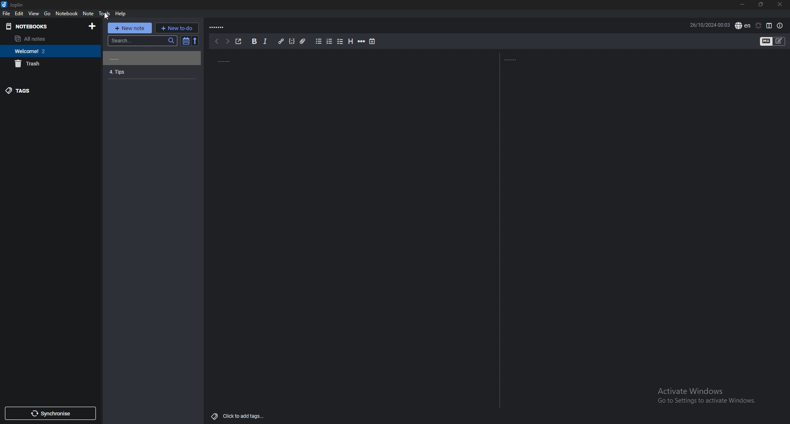  What do you see at coordinates (216, 42) in the screenshot?
I see `back` at bounding box center [216, 42].